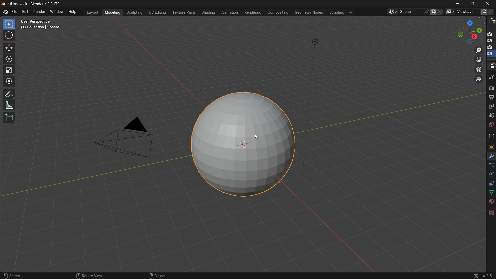 This screenshot has width=496, height=279. Describe the element at coordinates (491, 125) in the screenshot. I see `world` at that location.